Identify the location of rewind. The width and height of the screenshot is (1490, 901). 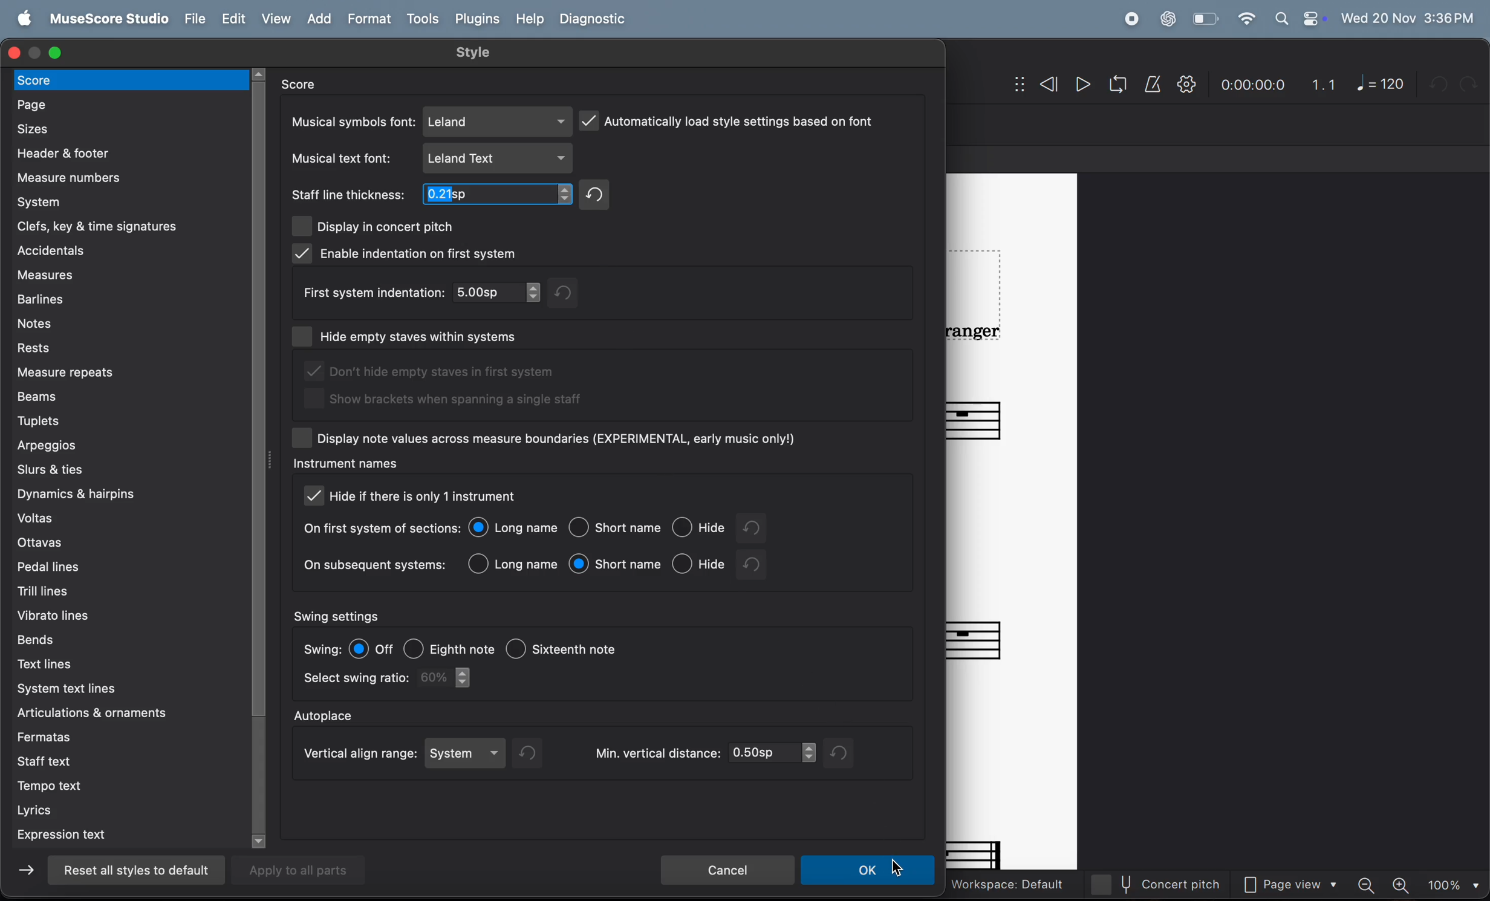
(1036, 86).